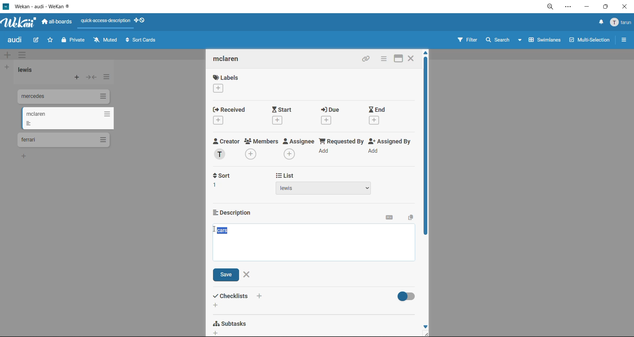  What do you see at coordinates (77, 78) in the screenshot?
I see `add card` at bounding box center [77, 78].